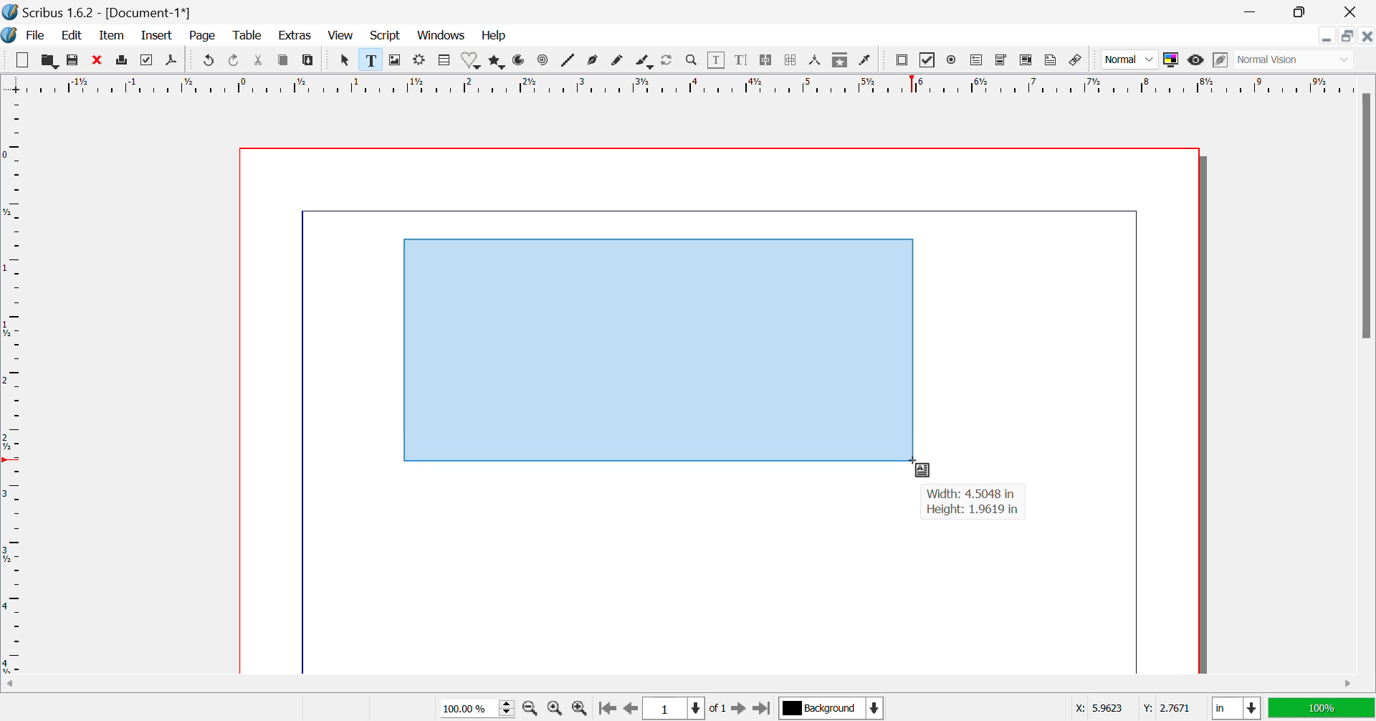 The height and width of the screenshot is (721, 1376). What do you see at coordinates (248, 37) in the screenshot?
I see `Table` at bounding box center [248, 37].